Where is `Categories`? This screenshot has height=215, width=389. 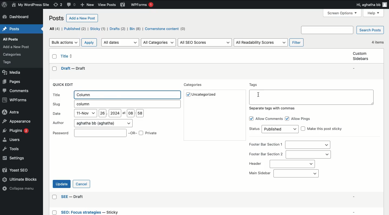 Categories is located at coordinates (193, 85).